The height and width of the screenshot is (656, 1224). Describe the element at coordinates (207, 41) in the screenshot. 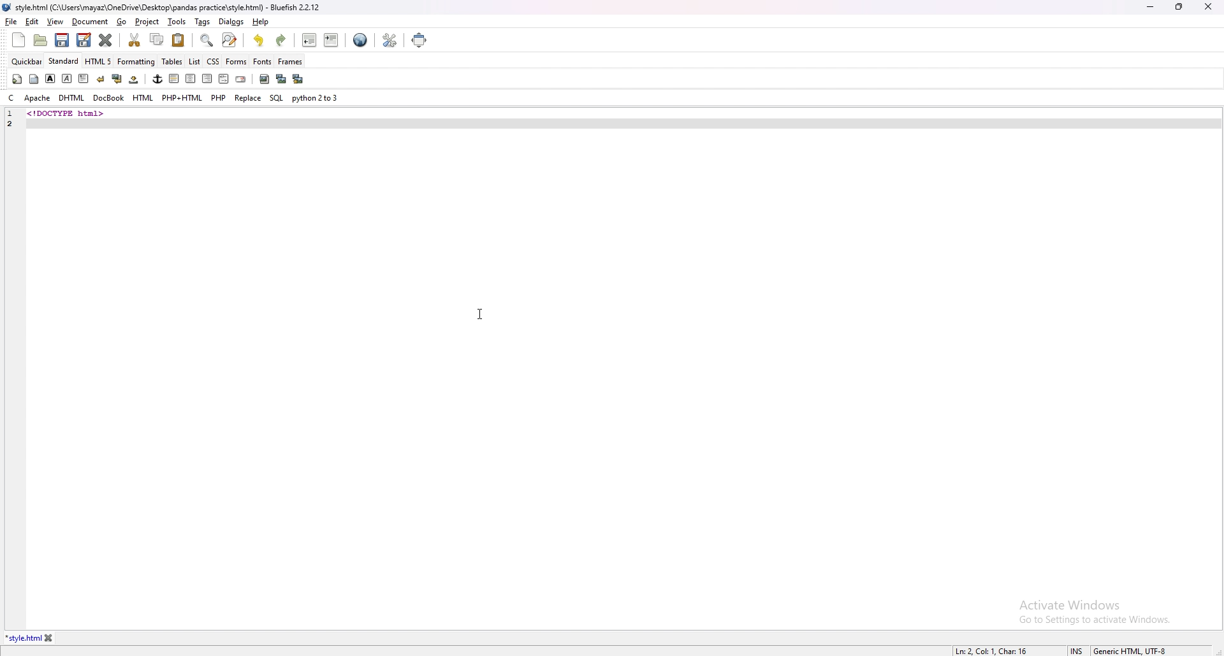

I see `find bar` at that location.